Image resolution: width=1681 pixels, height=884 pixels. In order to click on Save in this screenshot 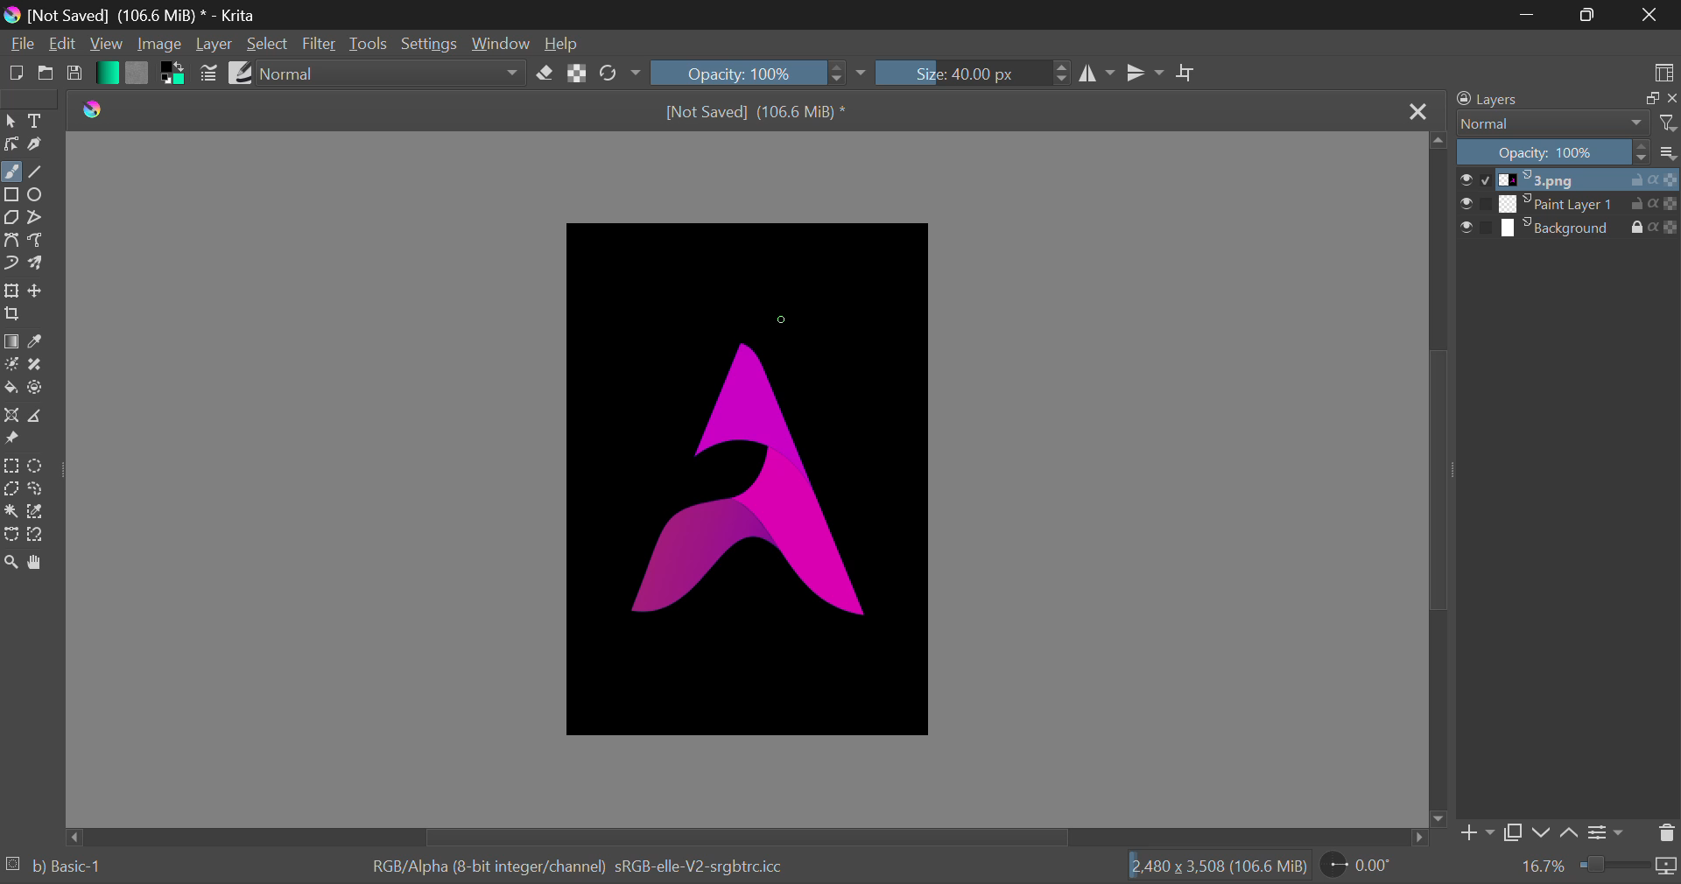, I will do `click(78, 74)`.